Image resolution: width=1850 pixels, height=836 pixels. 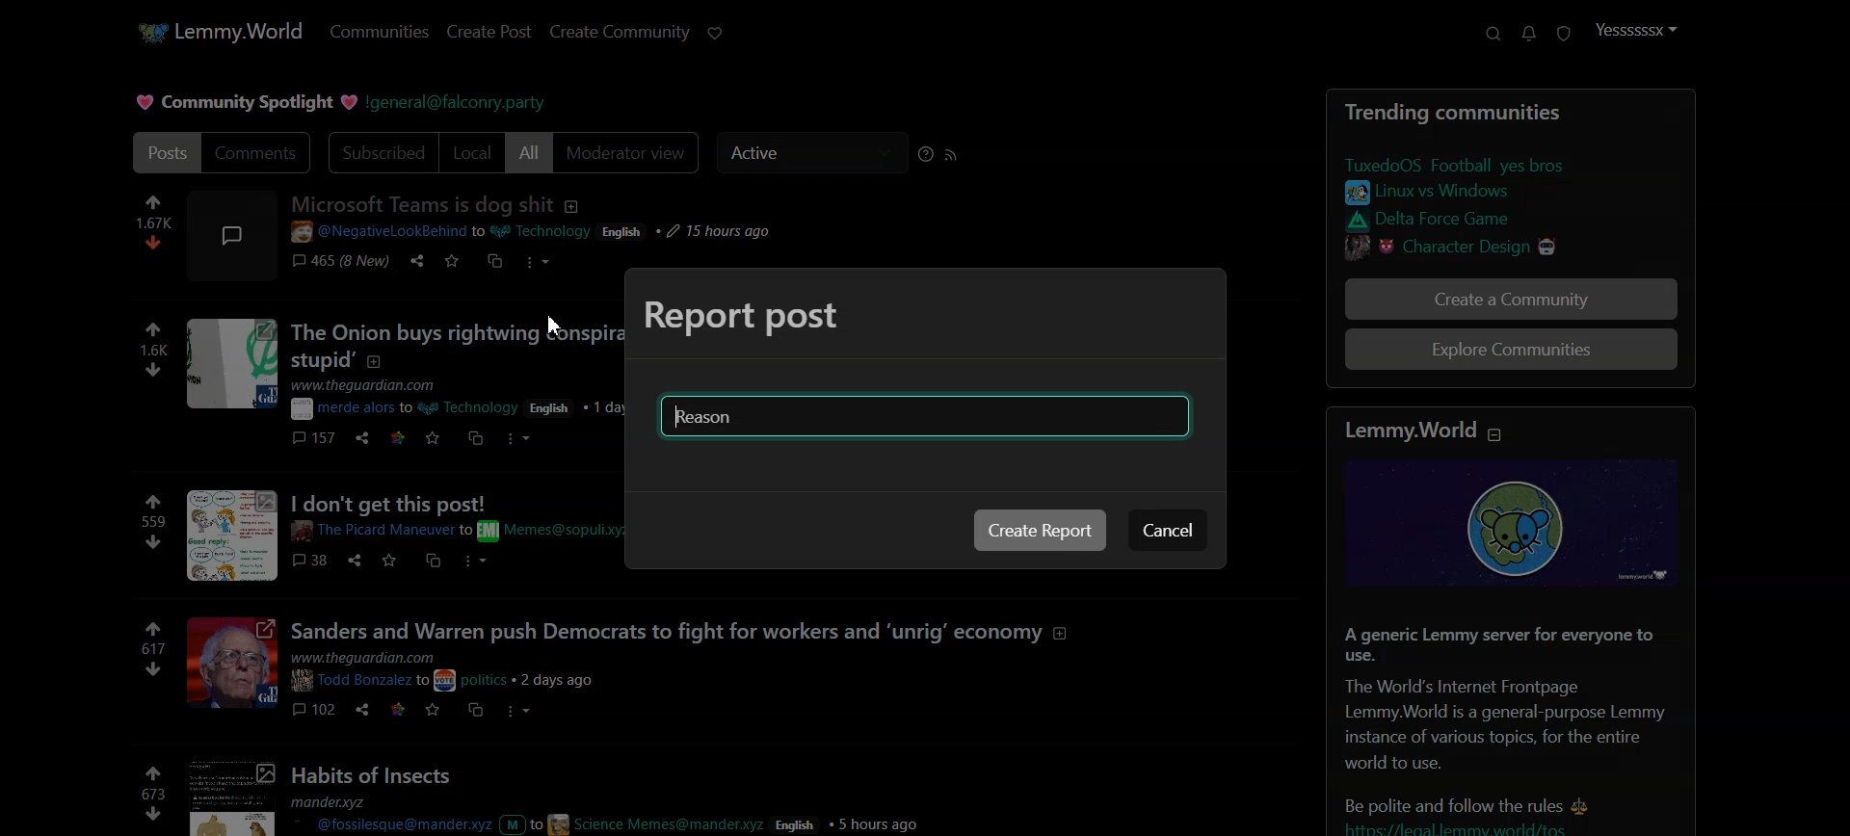 I want to click on dislike, so click(x=156, y=242).